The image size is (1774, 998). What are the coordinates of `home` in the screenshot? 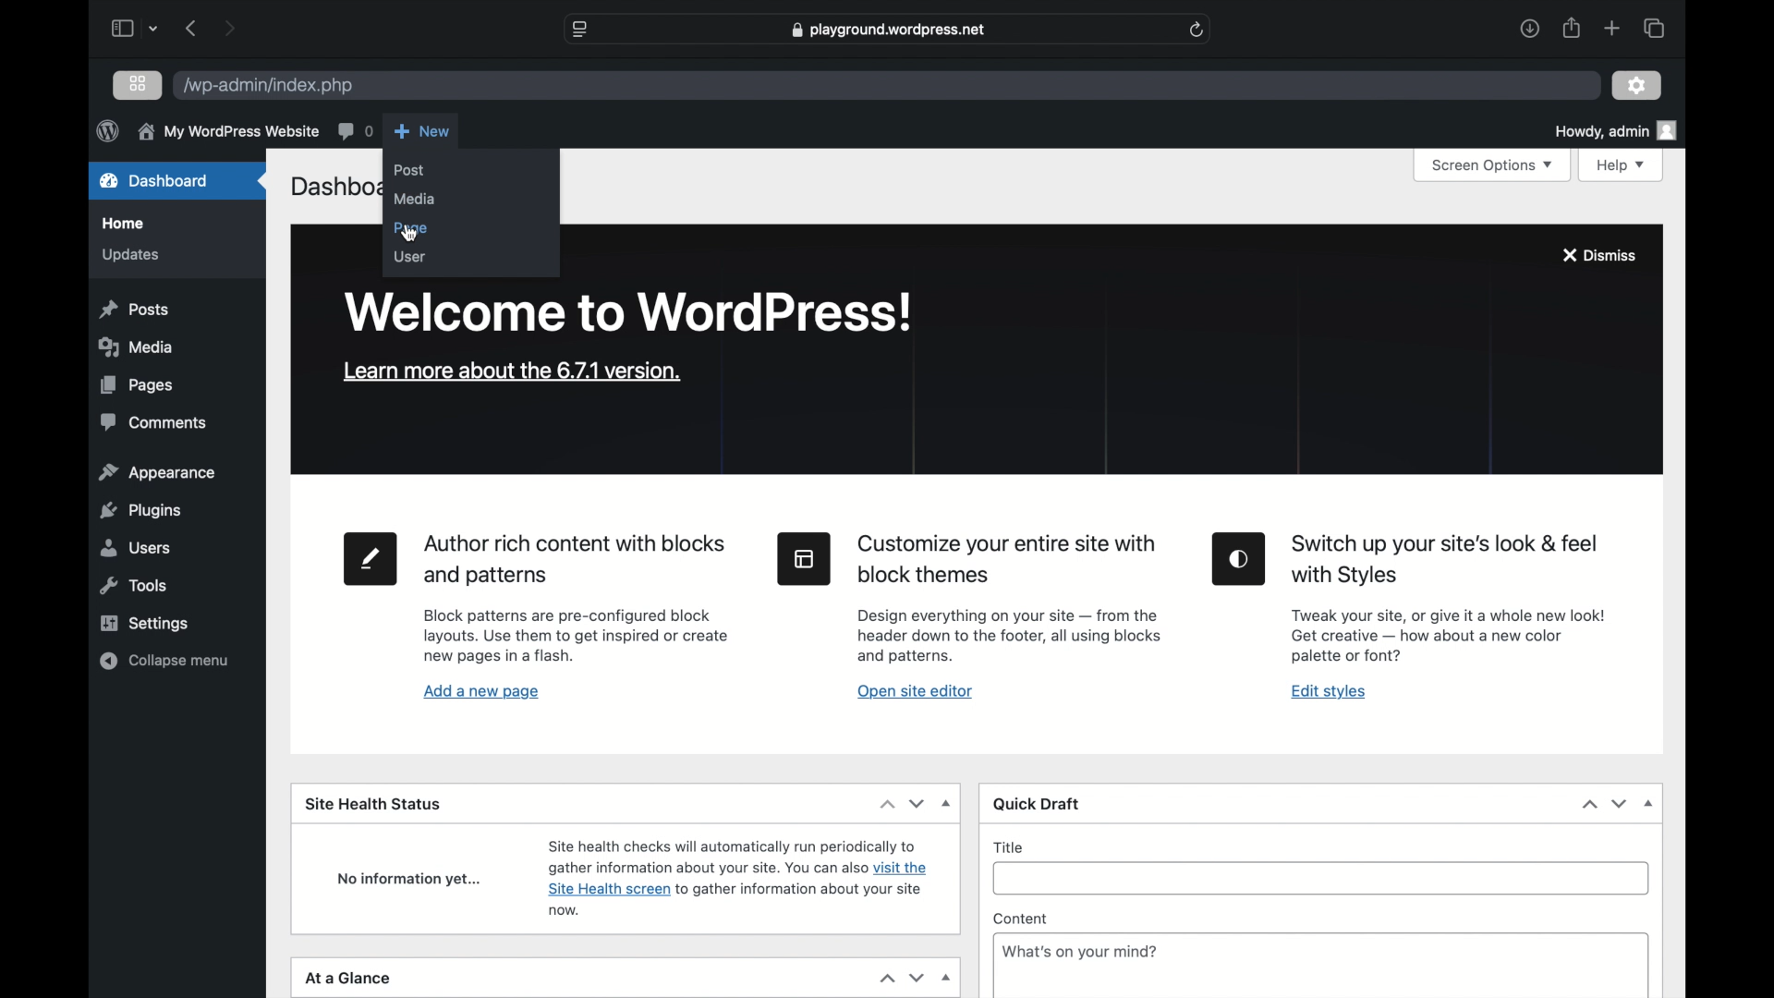 It's located at (123, 224).